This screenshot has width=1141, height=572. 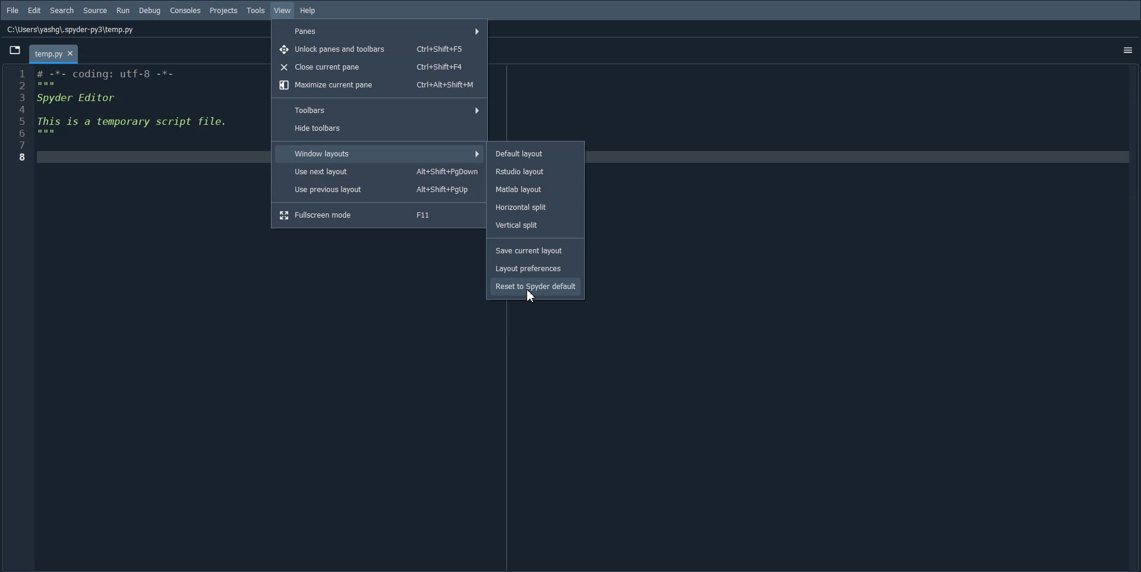 I want to click on Source, so click(x=95, y=11).